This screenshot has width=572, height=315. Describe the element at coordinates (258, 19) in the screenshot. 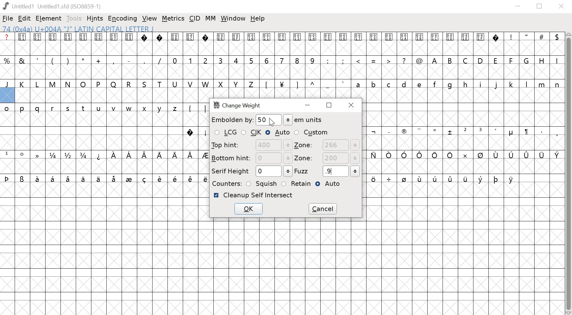

I see `help` at that location.